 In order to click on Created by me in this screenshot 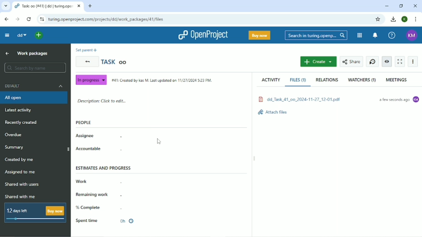, I will do `click(19, 159)`.